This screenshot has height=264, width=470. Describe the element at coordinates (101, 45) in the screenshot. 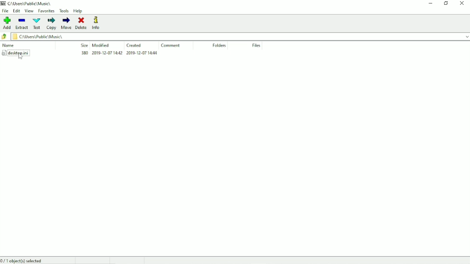

I see `Modified` at that location.